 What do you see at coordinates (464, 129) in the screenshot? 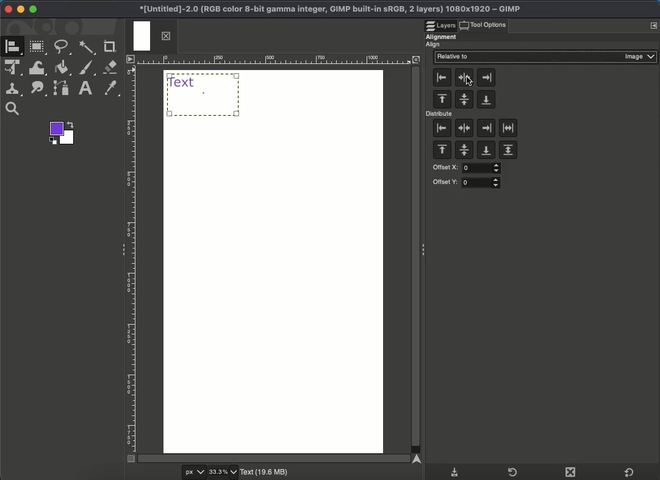
I see `Distribute horizontal centers` at bounding box center [464, 129].